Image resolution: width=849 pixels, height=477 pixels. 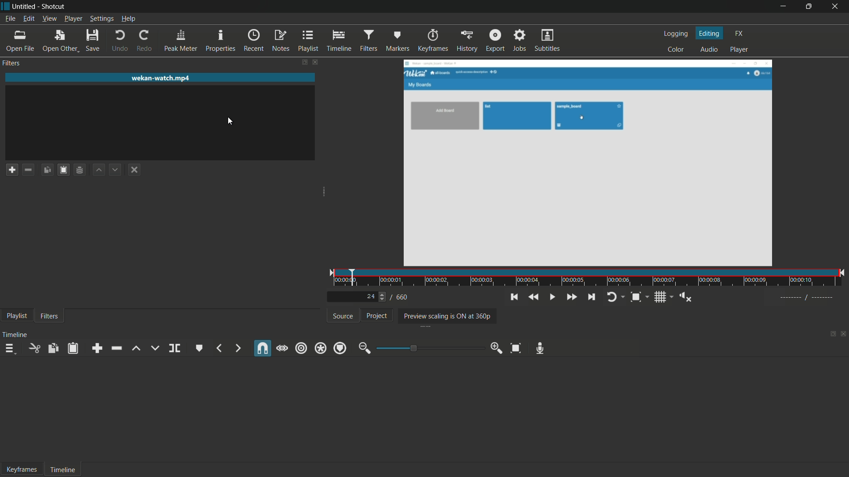 I want to click on overwrite, so click(x=153, y=348).